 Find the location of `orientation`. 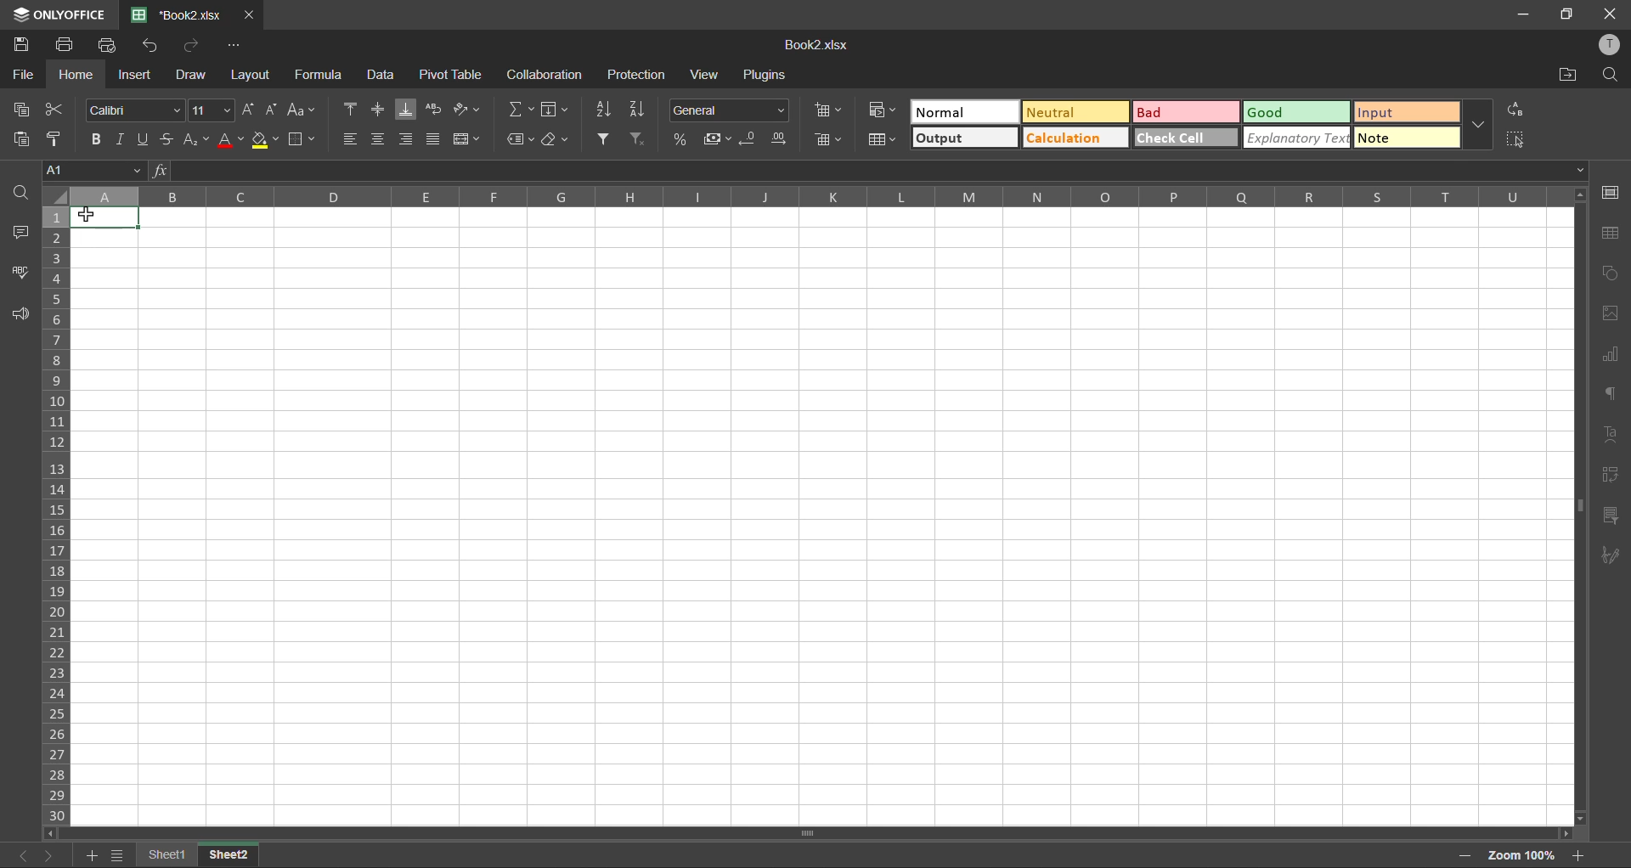

orientation is located at coordinates (463, 109).